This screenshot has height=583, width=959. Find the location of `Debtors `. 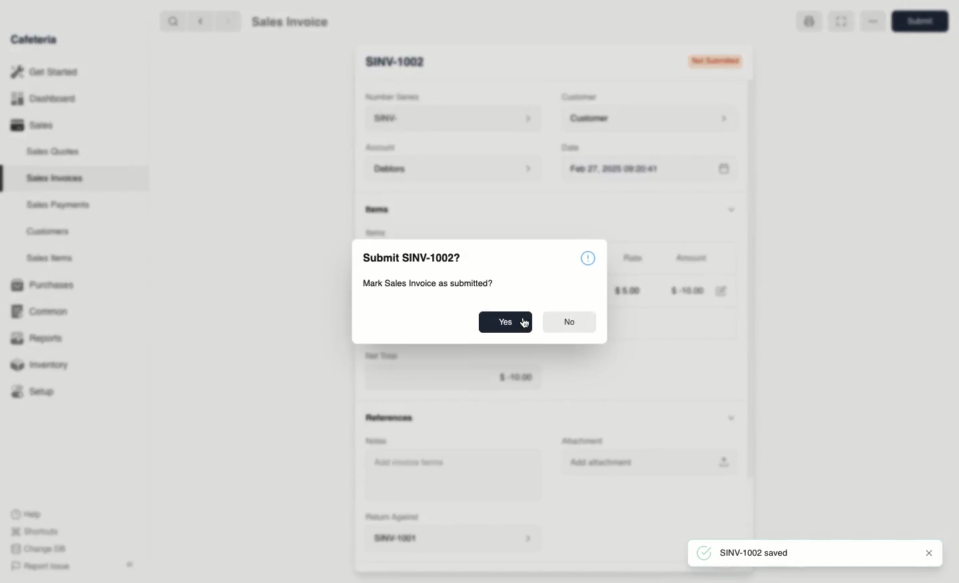

Debtors  is located at coordinates (454, 170).